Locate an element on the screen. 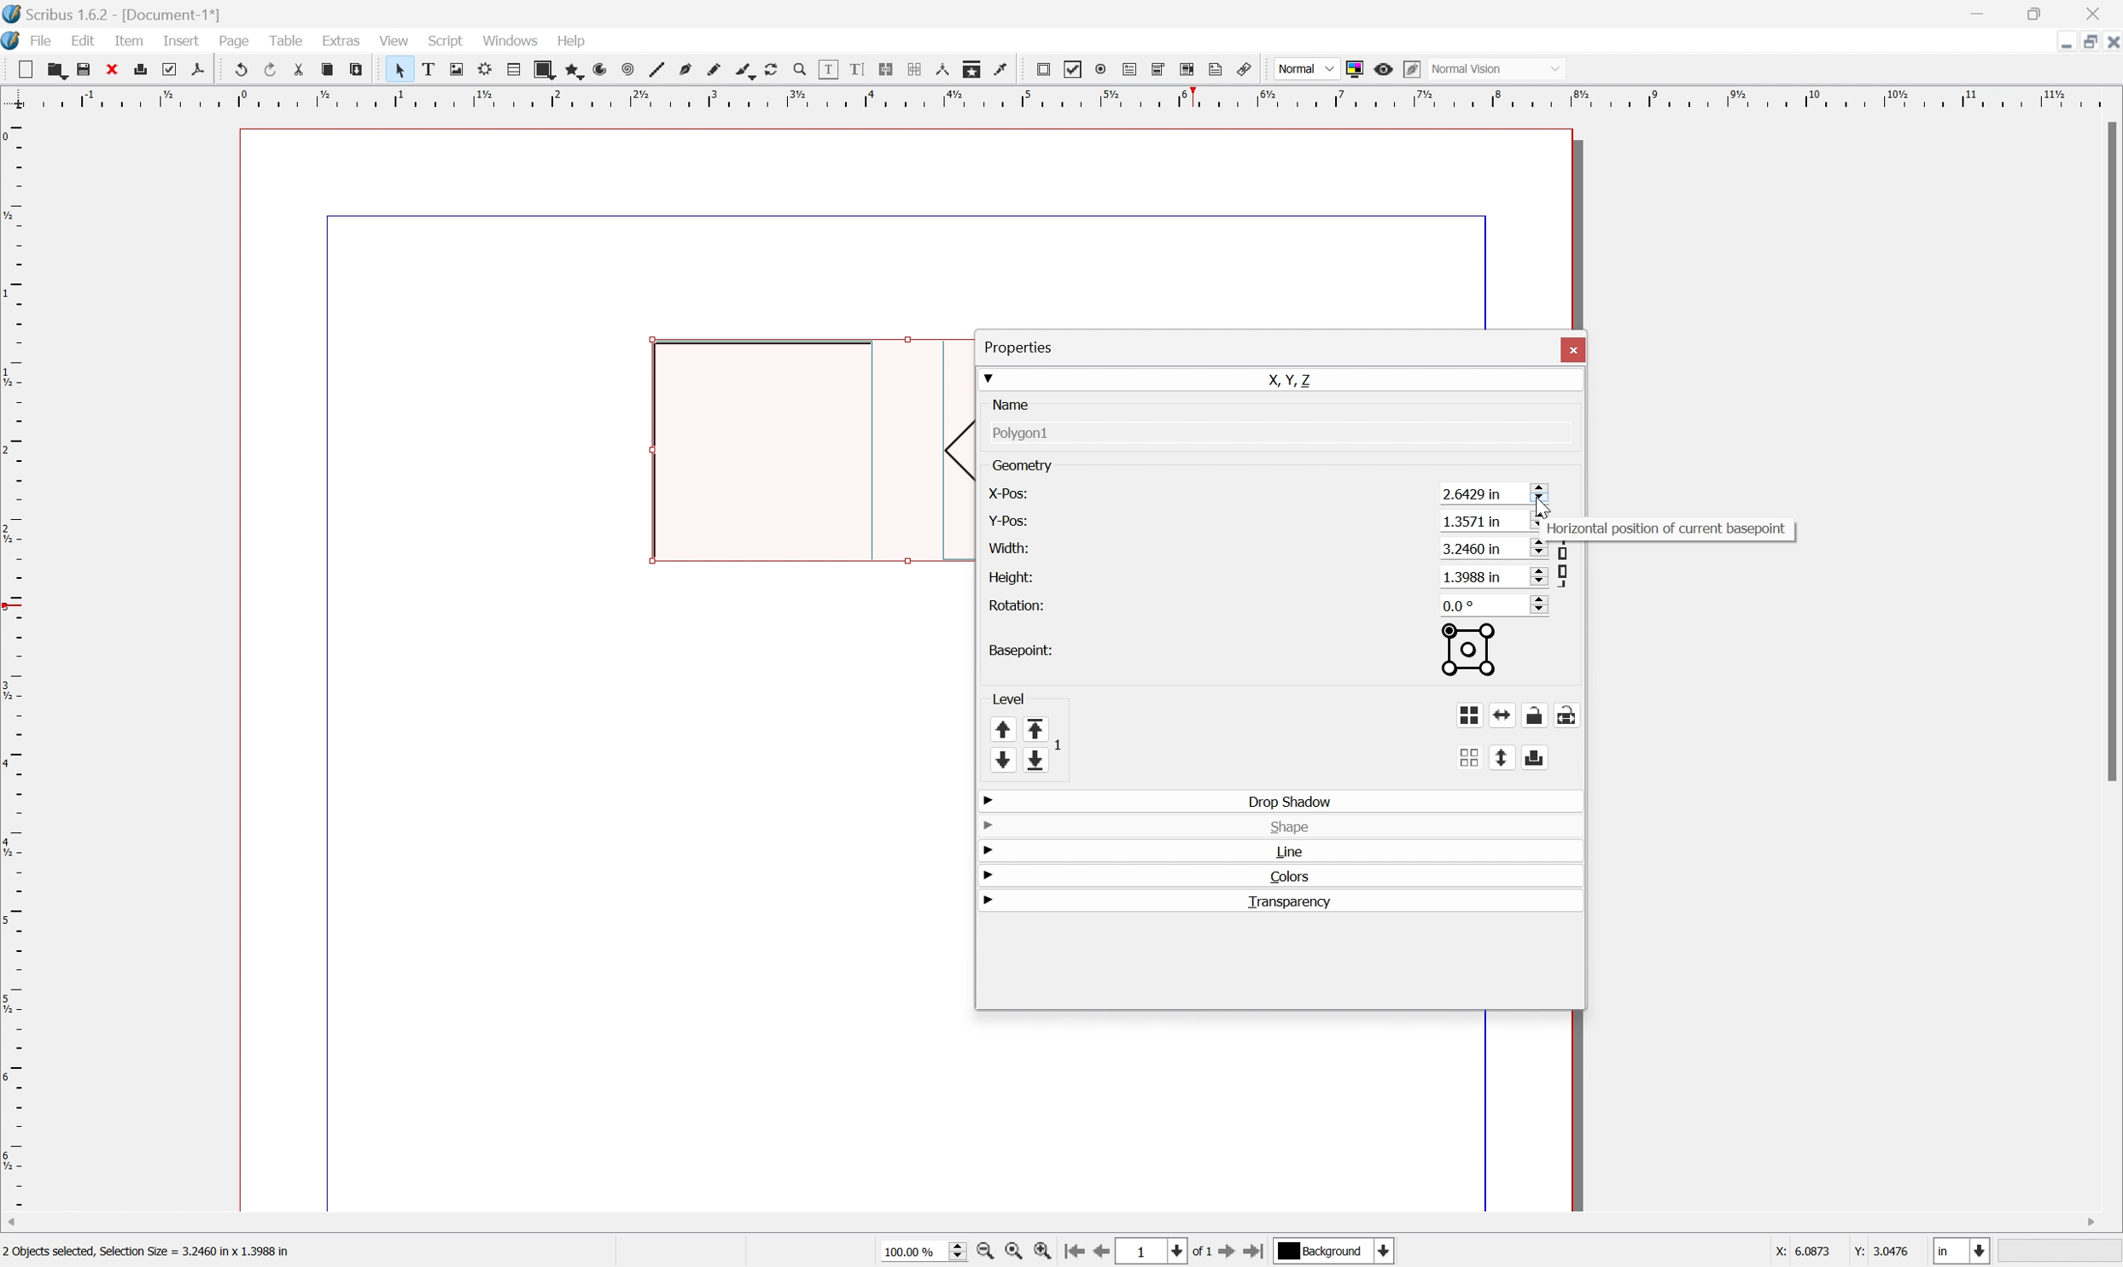  save as pdf is located at coordinates (203, 67).